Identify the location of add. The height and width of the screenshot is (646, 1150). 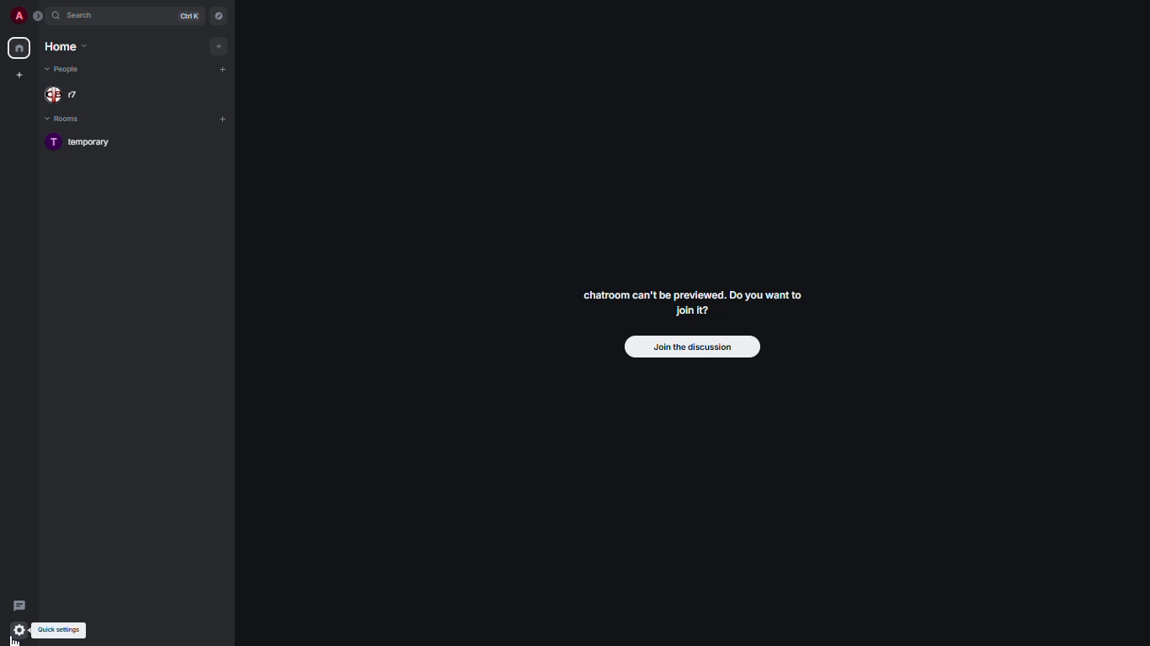
(221, 69).